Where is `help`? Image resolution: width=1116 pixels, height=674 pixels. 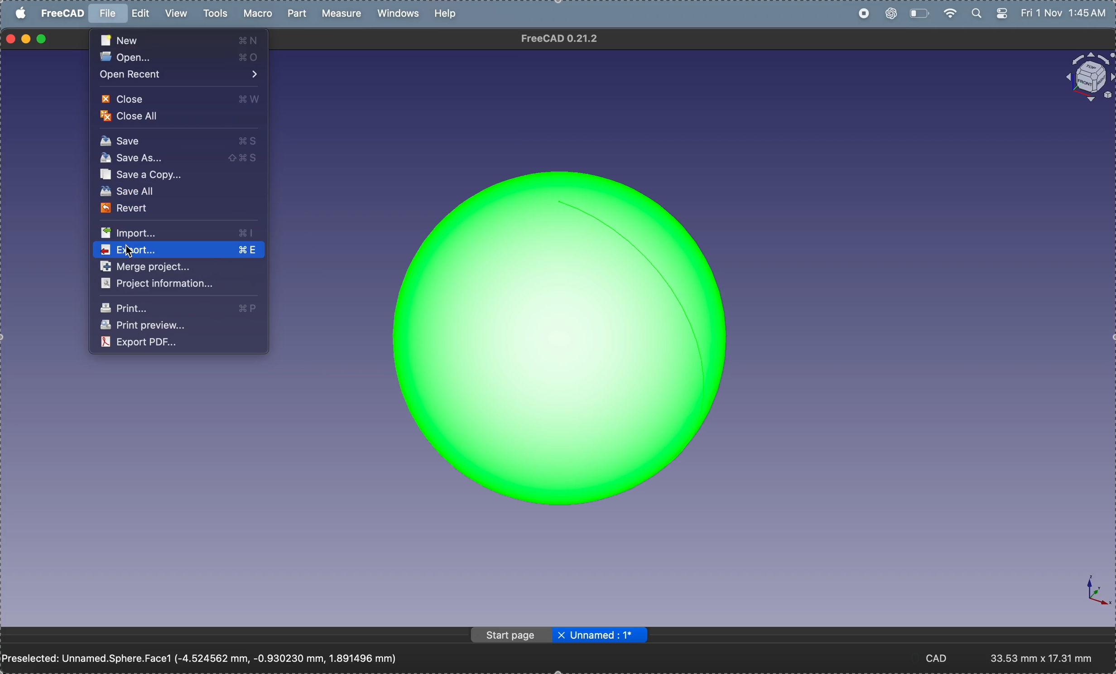
help is located at coordinates (447, 13).